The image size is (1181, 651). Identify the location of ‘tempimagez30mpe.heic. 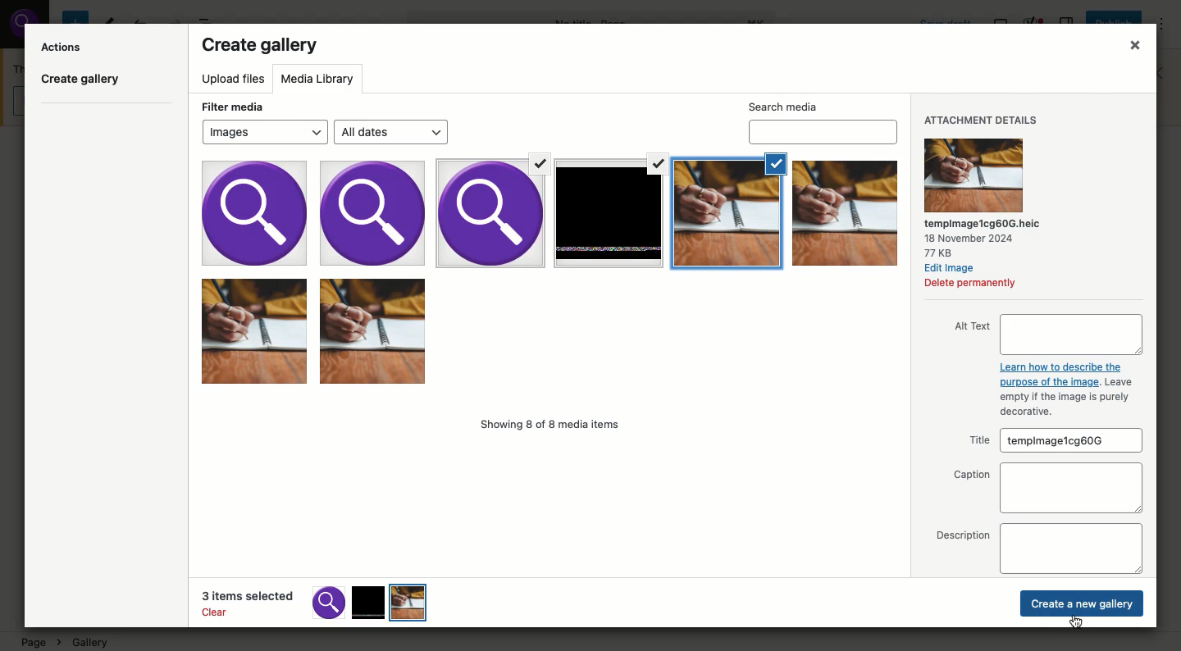
(989, 223).